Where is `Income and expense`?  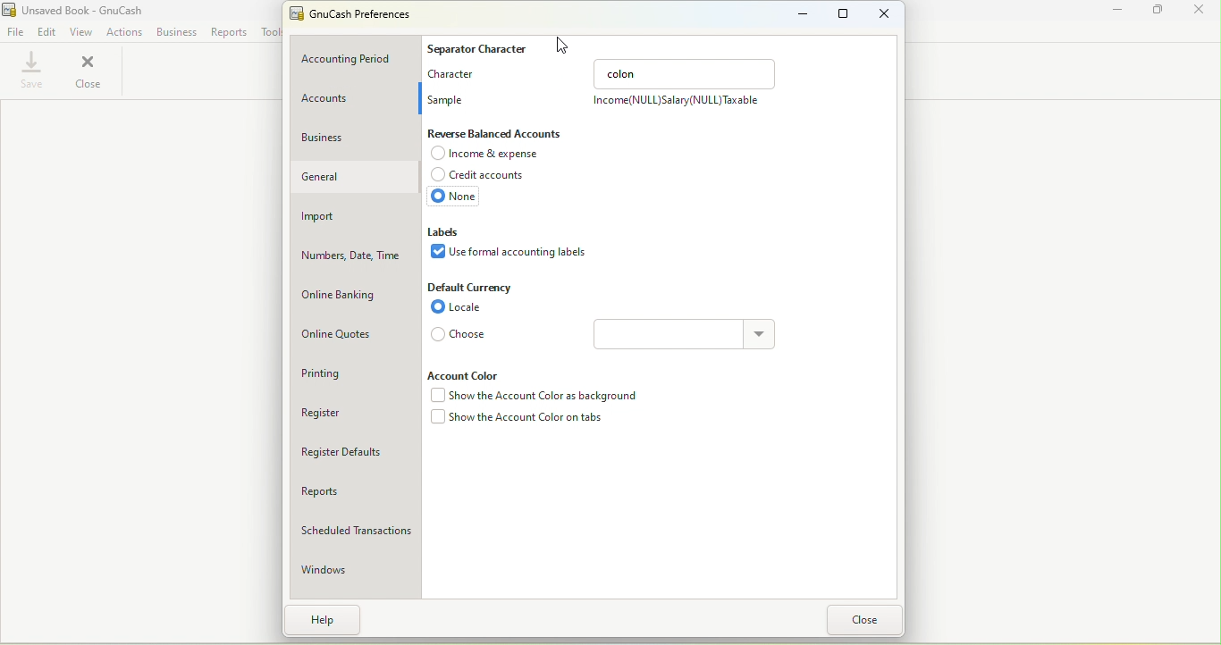 Income and expense is located at coordinates (488, 154).